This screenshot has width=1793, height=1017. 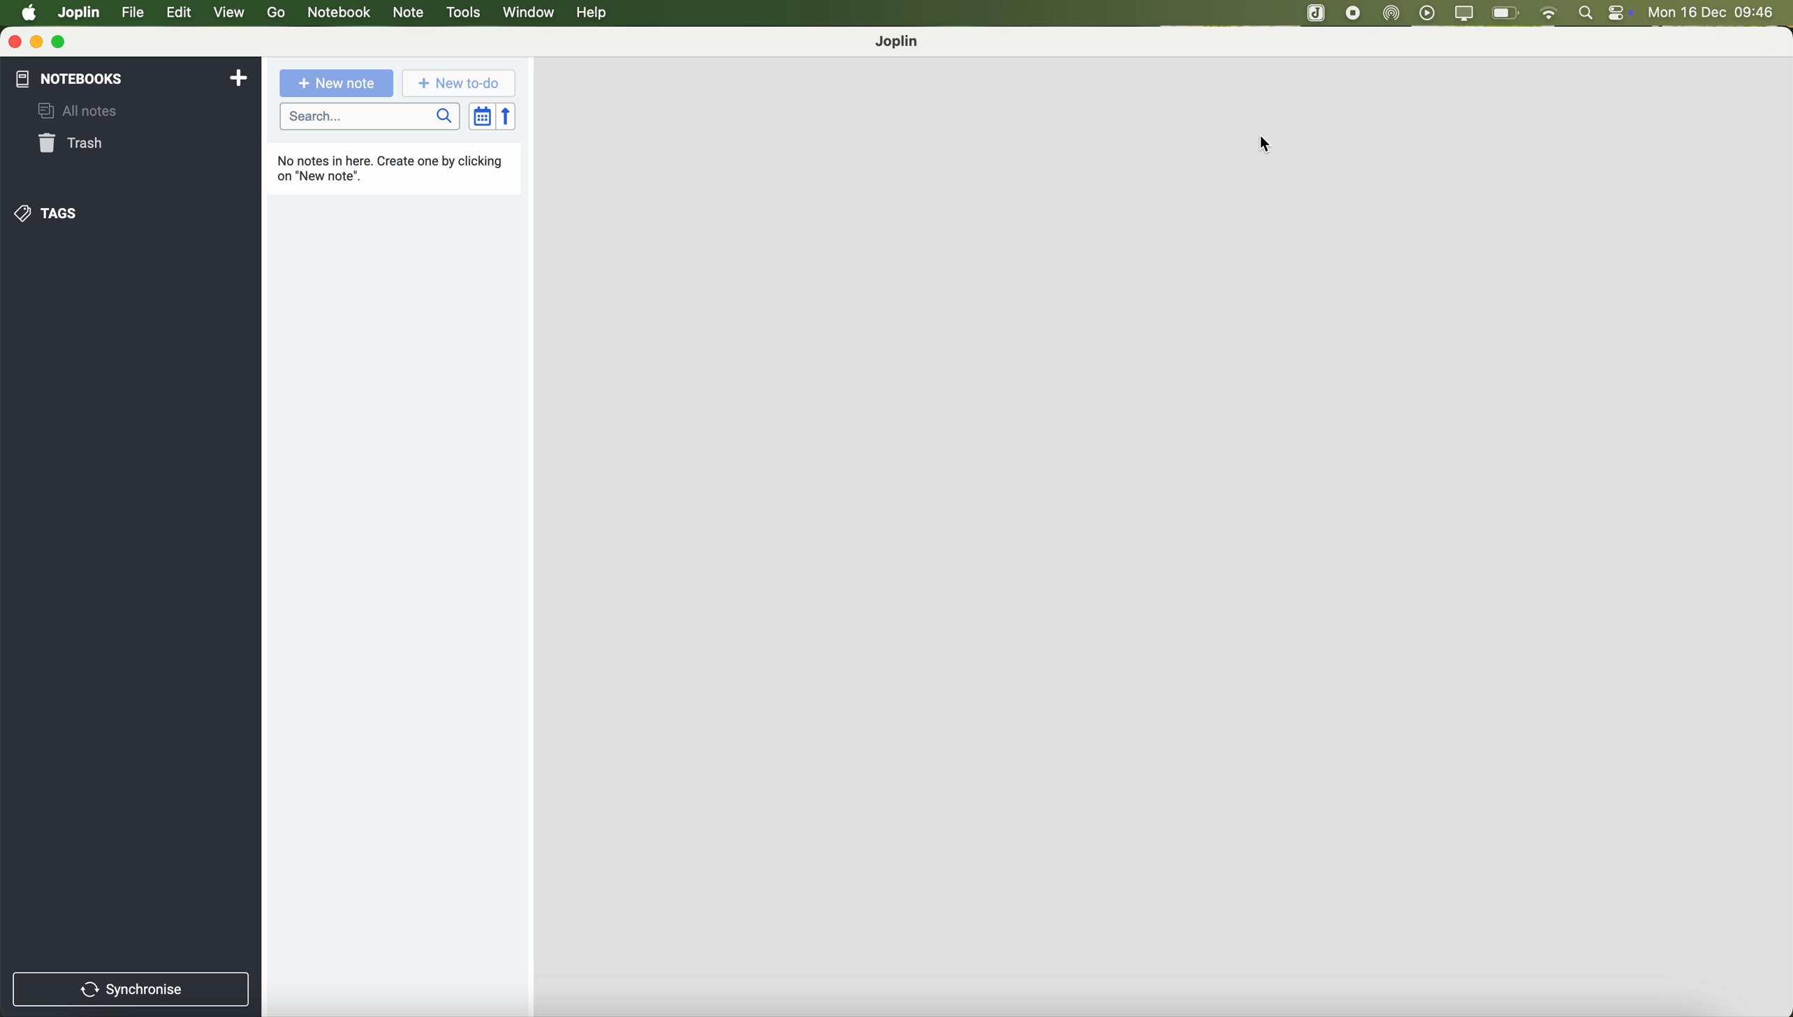 I want to click on stop recording, so click(x=1317, y=14).